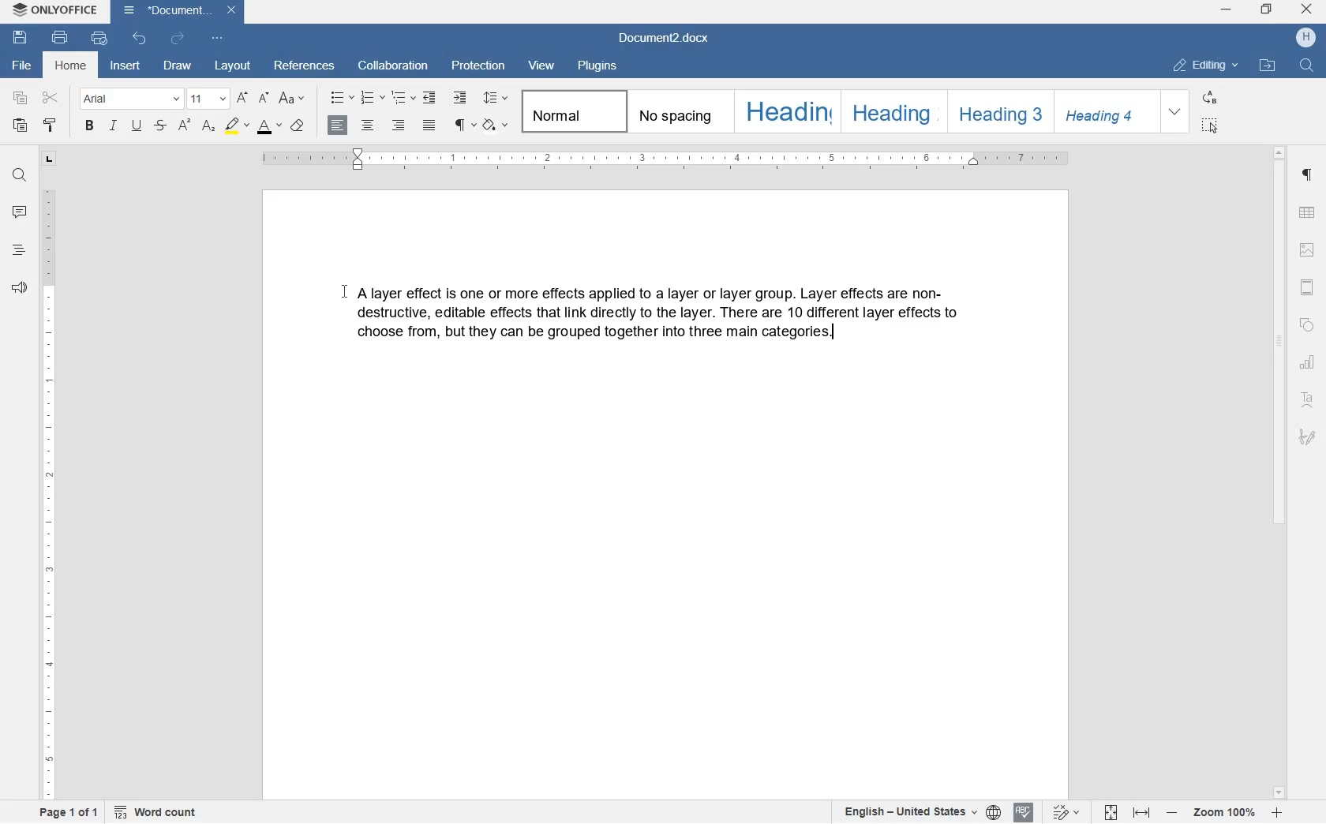  I want to click on increment font size, so click(242, 98).